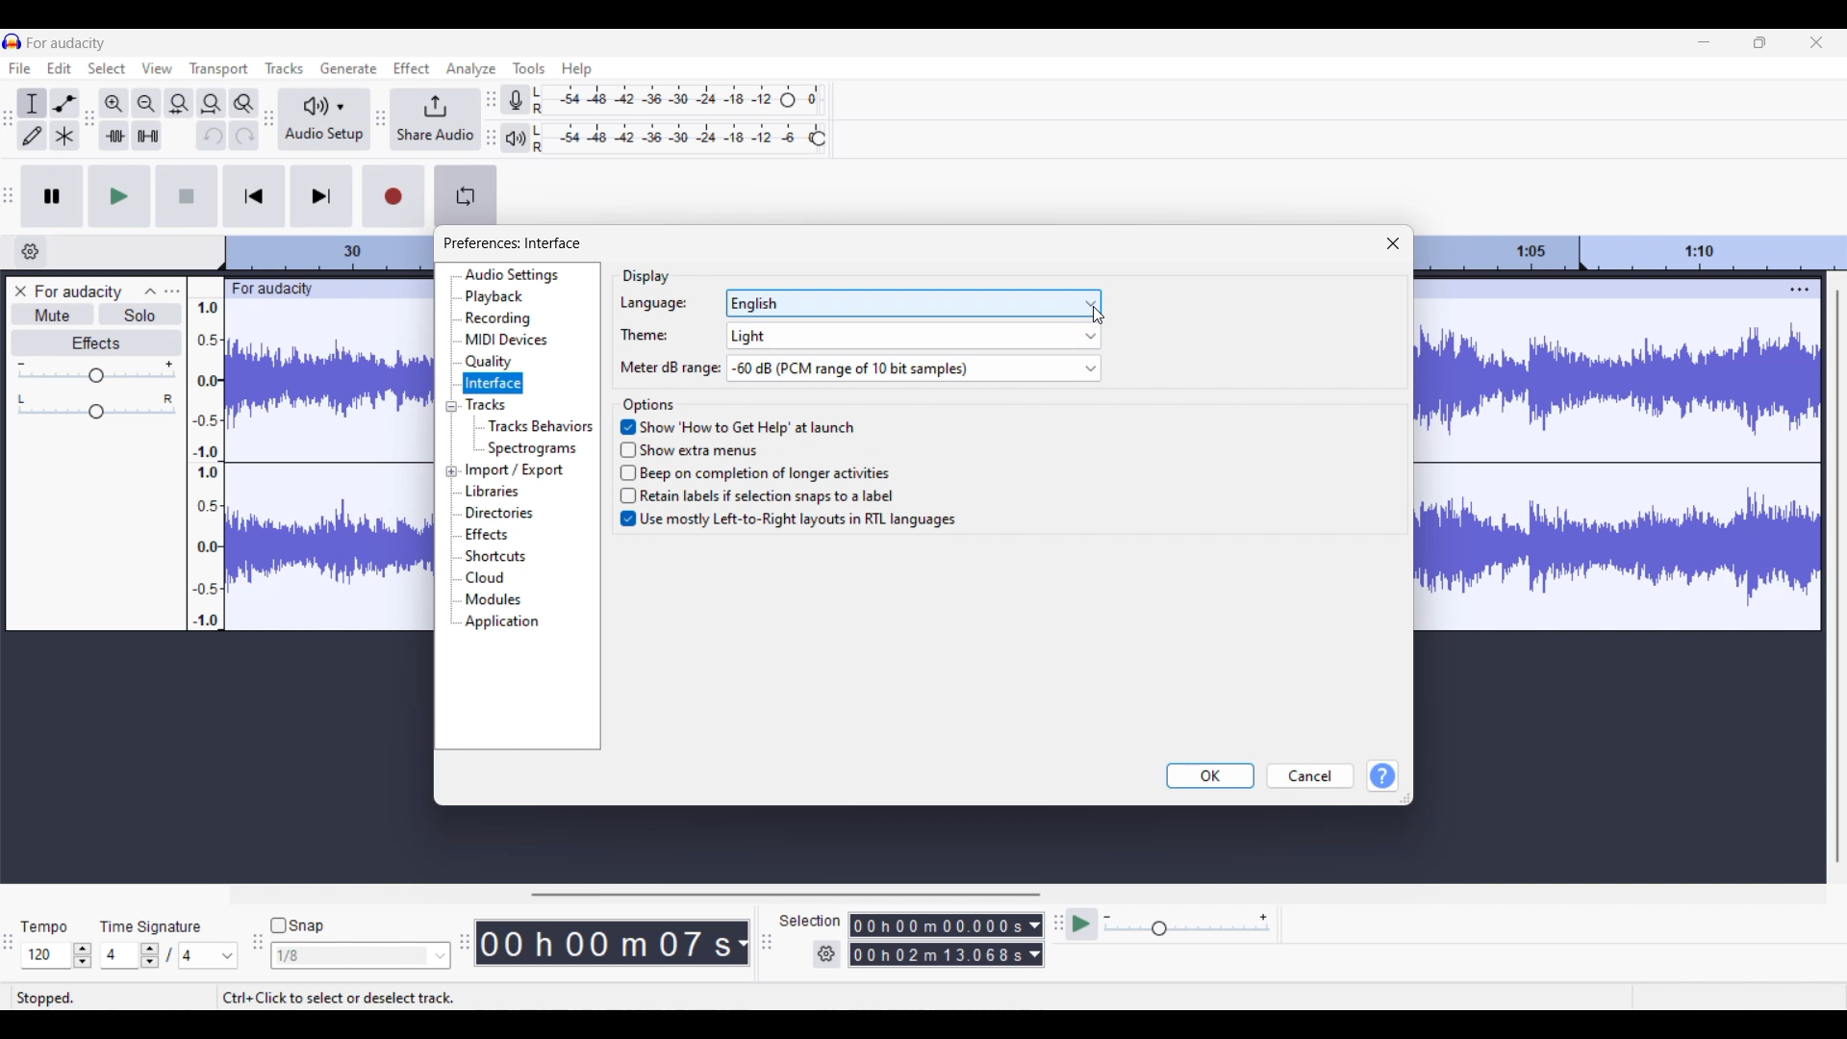 The height and width of the screenshot is (1039, 1847). I want to click on Open menu, so click(172, 292).